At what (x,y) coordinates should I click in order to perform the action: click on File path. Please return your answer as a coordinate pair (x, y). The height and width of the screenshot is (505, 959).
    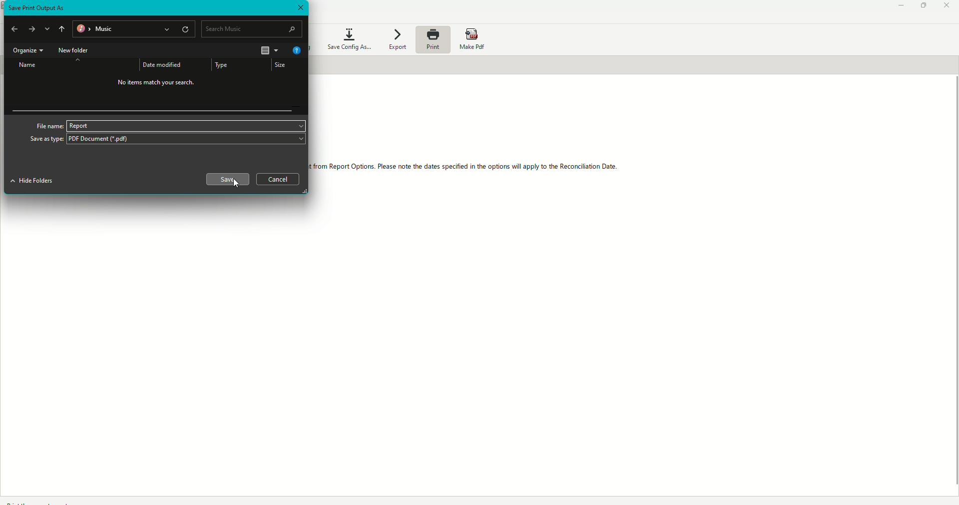
    Looking at the image, I should click on (133, 28).